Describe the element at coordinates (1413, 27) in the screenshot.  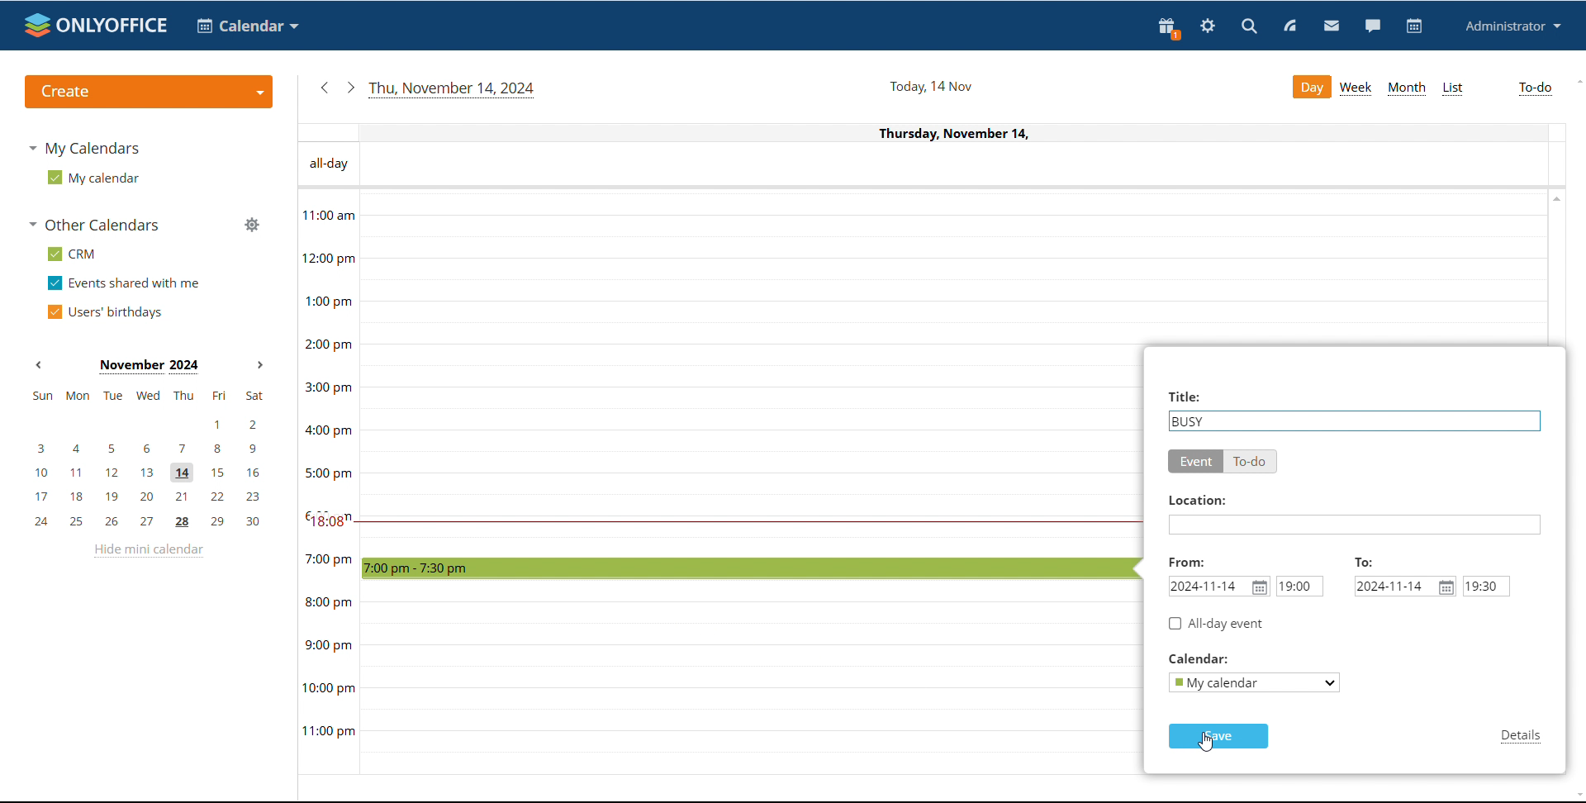
I see `calendar` at that location.